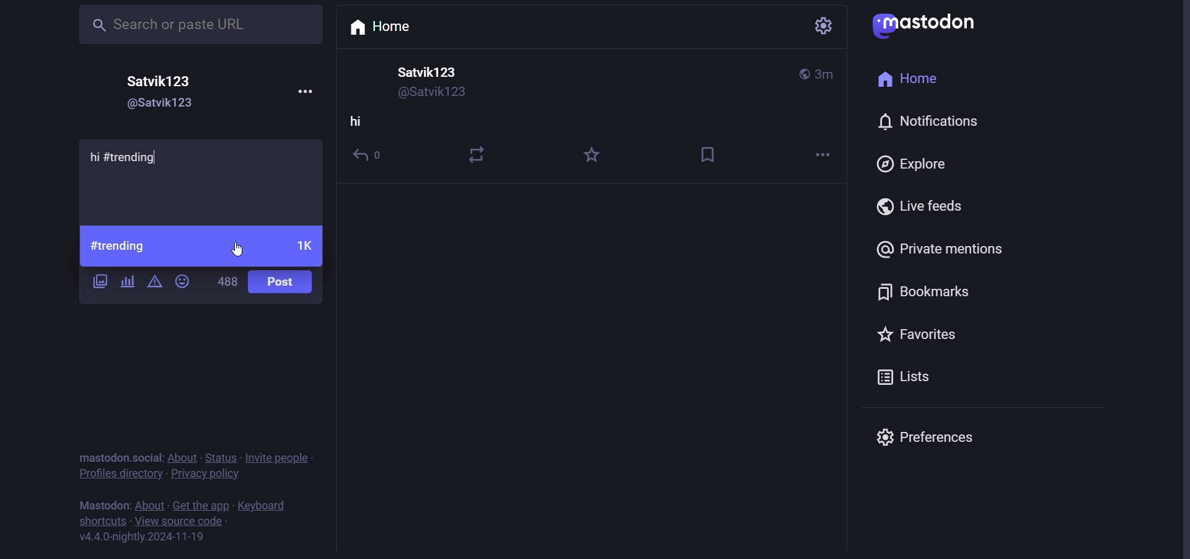  Describe the element at coordinates (901, 380) in the screenshot. I see `lists` at that location.